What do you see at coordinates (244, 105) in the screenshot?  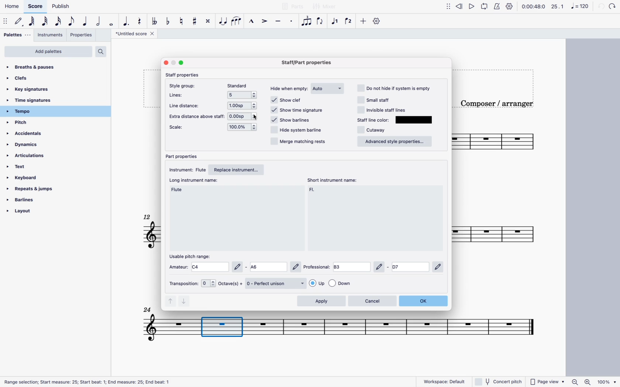 I see `options` at bounding box center [244, 105].